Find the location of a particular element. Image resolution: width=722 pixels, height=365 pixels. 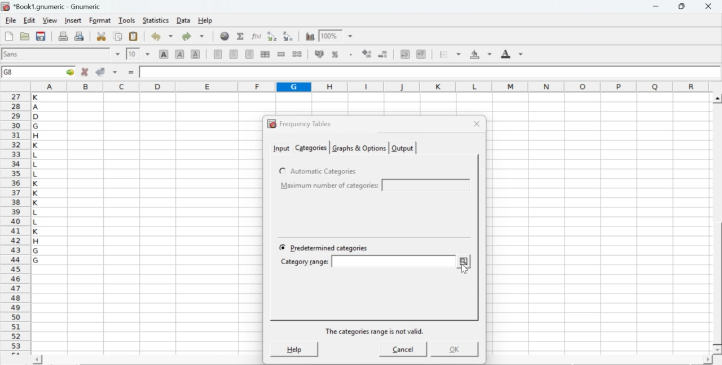

bold is located at coordinates (164, 54).